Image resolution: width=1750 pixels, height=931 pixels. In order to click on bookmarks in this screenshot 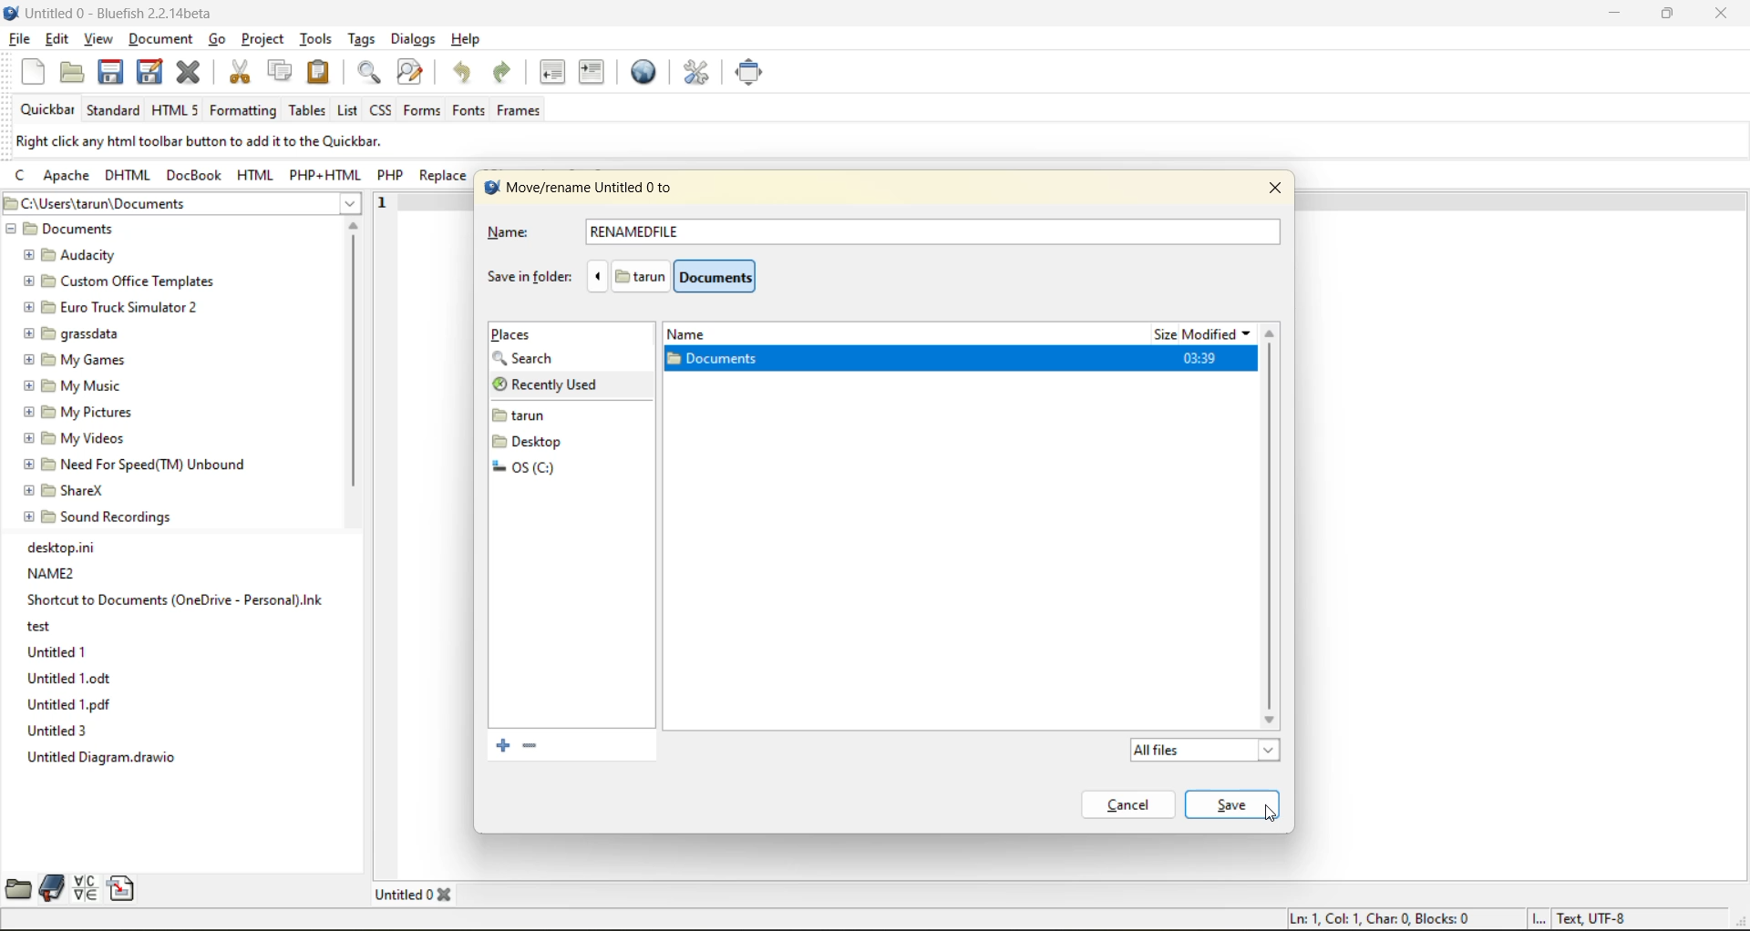, I will do `click(50, 889)`.